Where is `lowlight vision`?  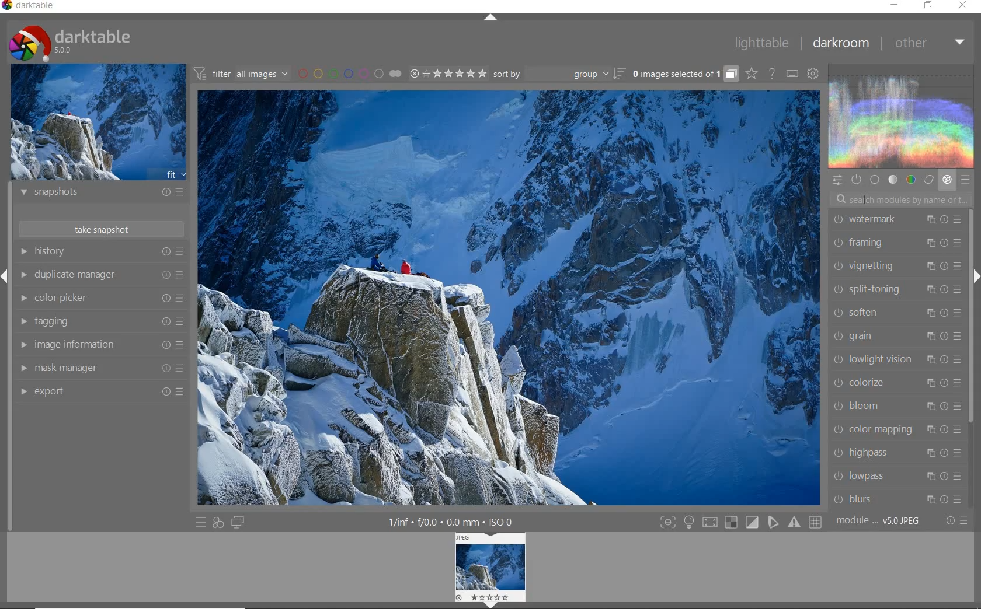
lowlight vision is located at coordinates (896, 358).